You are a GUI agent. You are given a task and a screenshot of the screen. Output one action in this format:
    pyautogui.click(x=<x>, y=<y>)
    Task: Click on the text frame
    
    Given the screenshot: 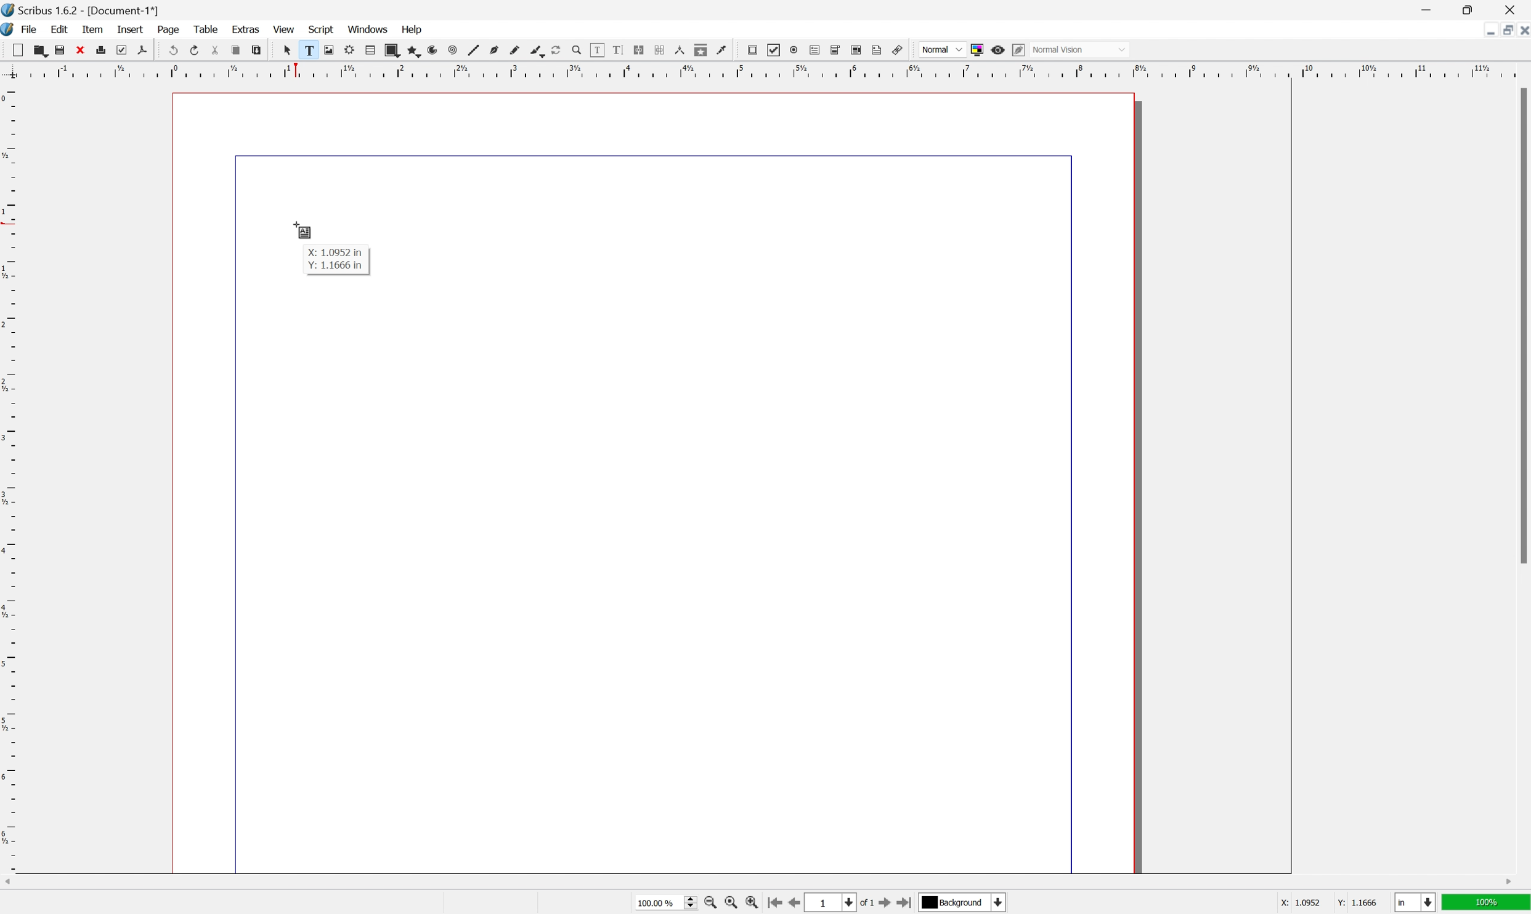 What is the action you would take?
    pyautogui.click(x=307, y=50)
    